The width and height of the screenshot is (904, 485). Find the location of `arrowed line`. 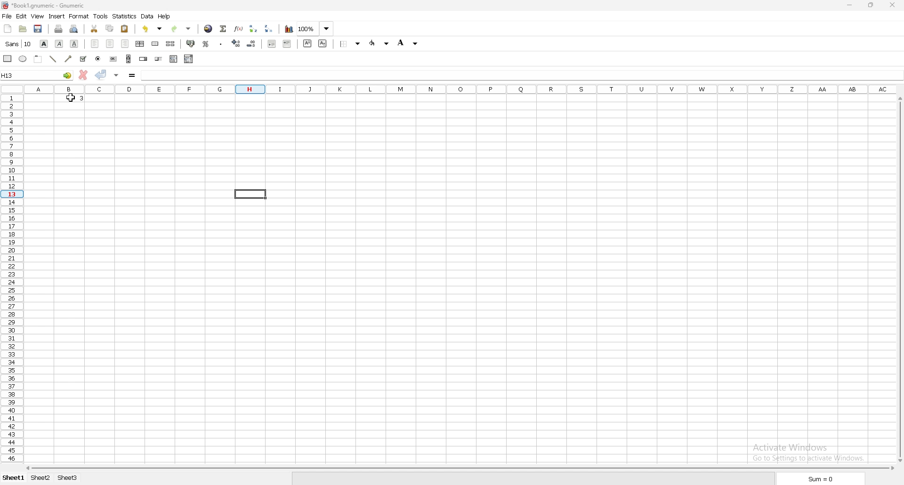

arrowed line is located at coordinates (68, 59).